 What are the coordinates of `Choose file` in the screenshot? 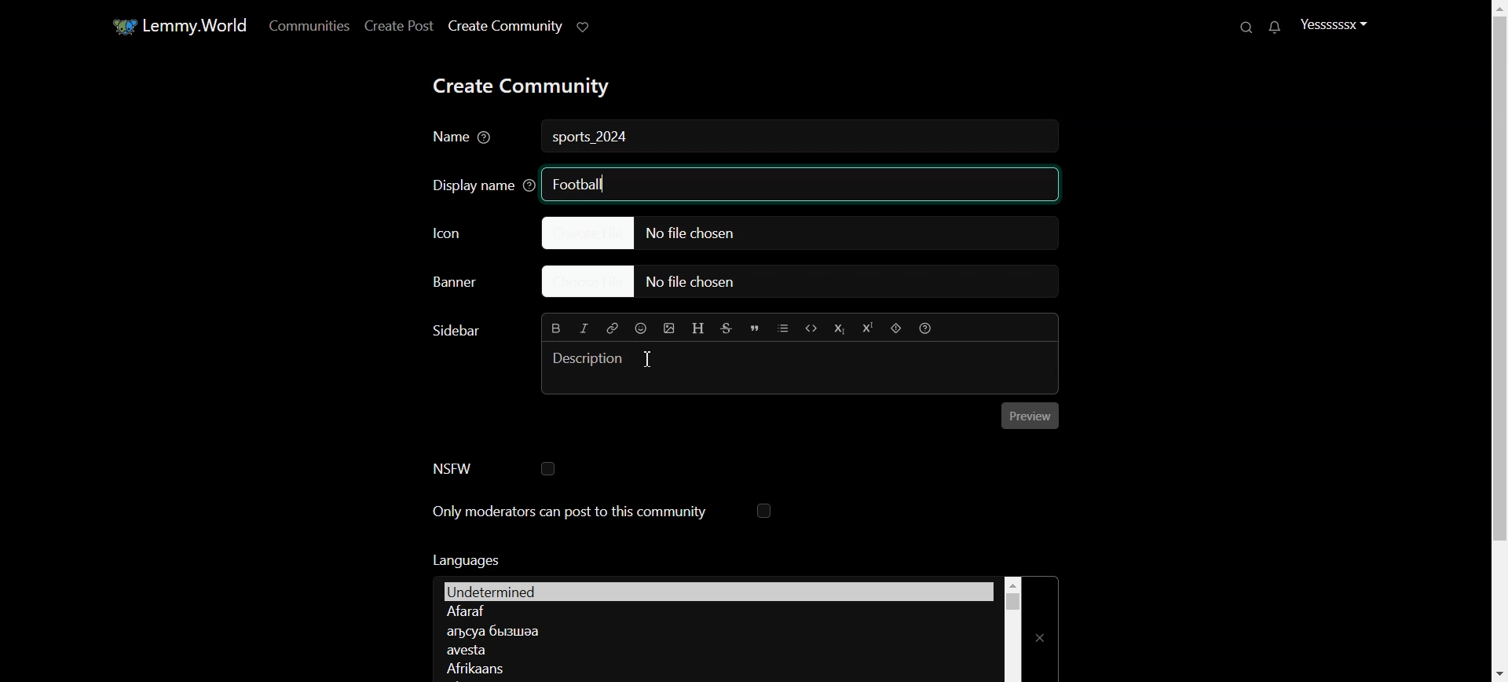 It's located at (807, 283).